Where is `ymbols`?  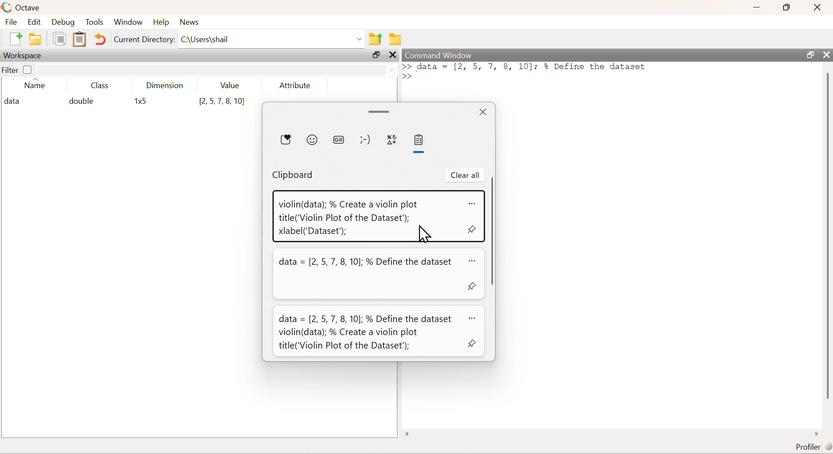
ymbols is located at coordinates (392, 140).